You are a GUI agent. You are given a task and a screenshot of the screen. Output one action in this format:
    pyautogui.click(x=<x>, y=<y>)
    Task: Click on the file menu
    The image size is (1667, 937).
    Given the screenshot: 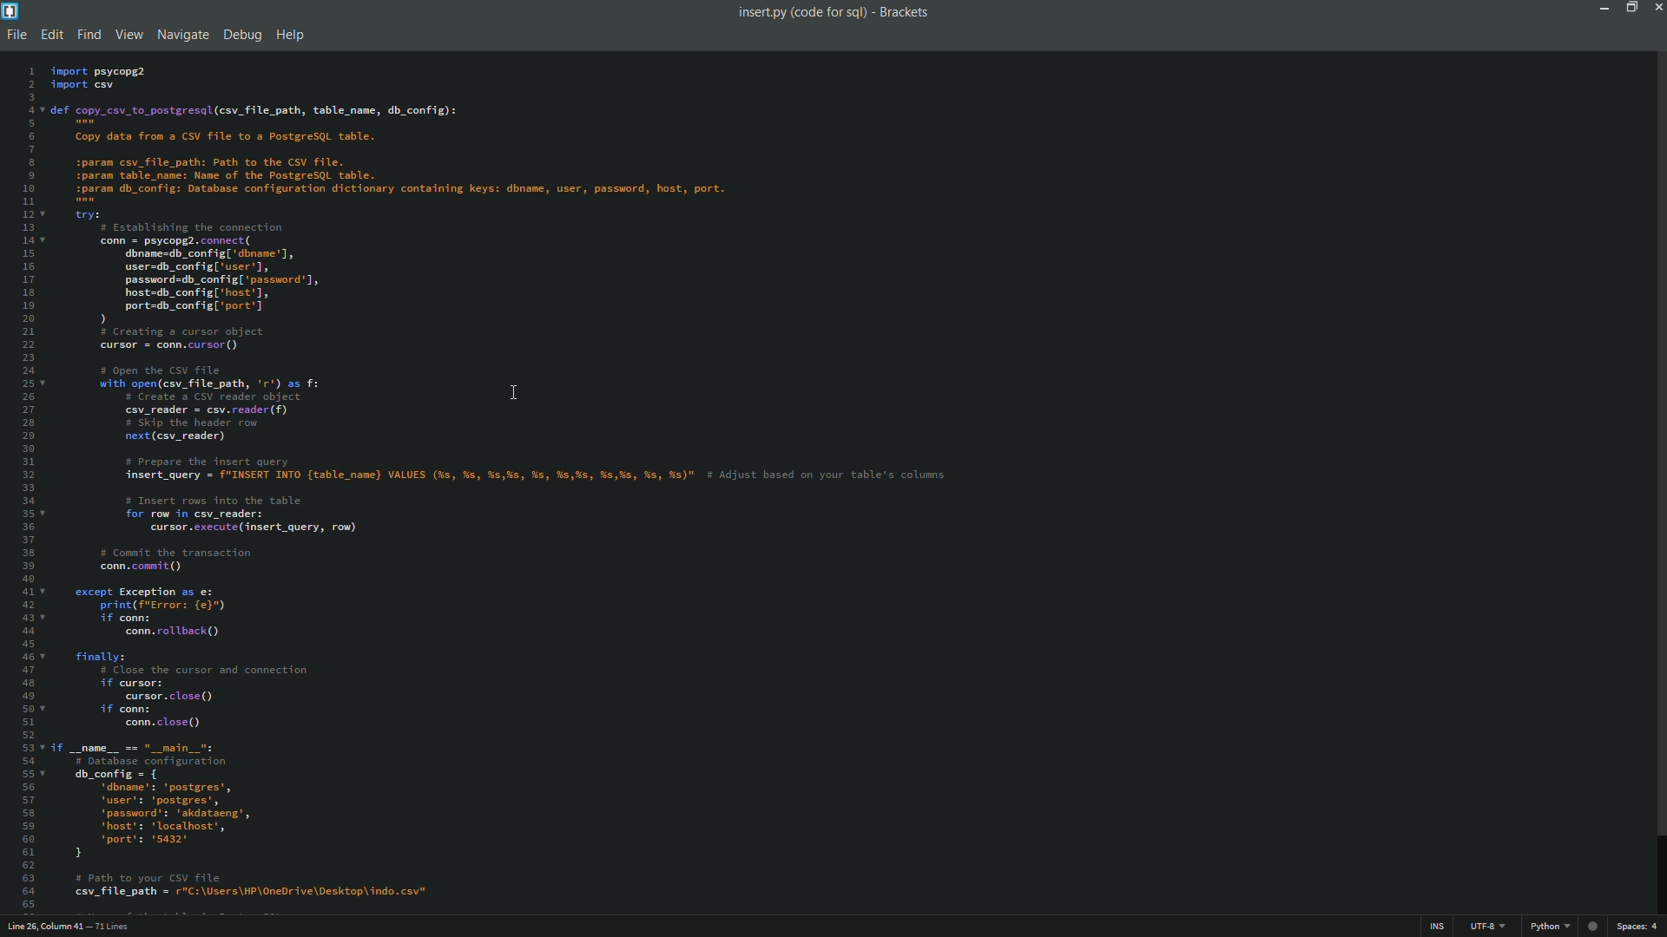 What is the action you would take?
    pyautogui.click(x=16, y=35)
    